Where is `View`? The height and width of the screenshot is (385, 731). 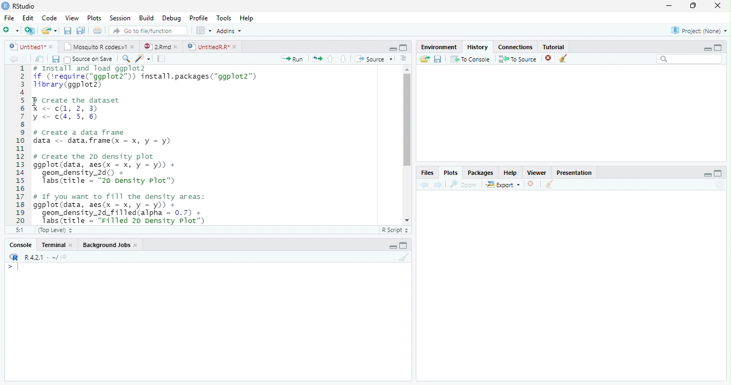 View is located at coordinates (72, 18).